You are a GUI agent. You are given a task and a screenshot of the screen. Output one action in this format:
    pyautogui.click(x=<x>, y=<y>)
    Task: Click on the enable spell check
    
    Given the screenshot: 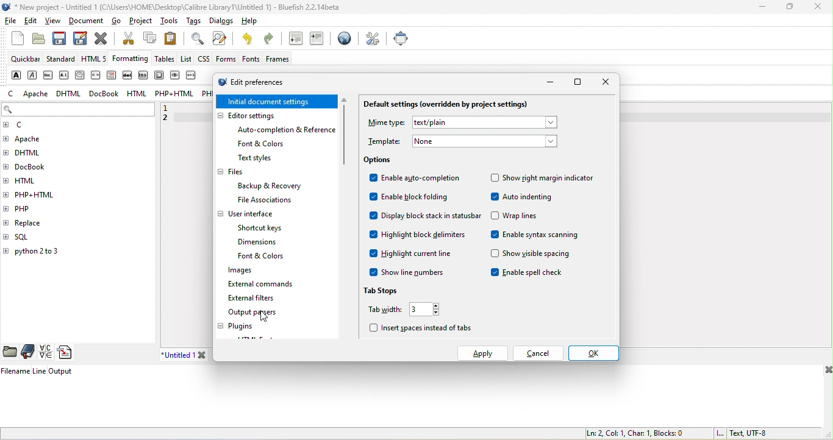 What is the action you would take?
    pyautogui.click(x=534, y=274)
    